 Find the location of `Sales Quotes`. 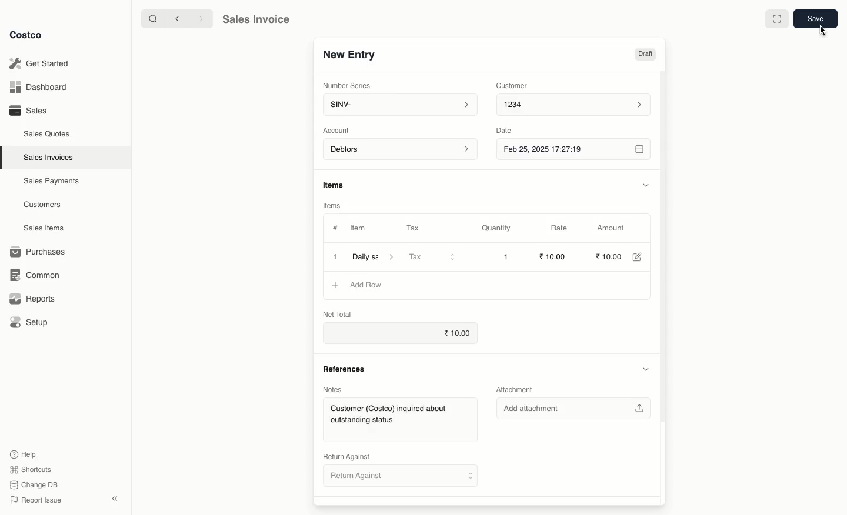

Sales Quotes is located at coordinates (45, 135).